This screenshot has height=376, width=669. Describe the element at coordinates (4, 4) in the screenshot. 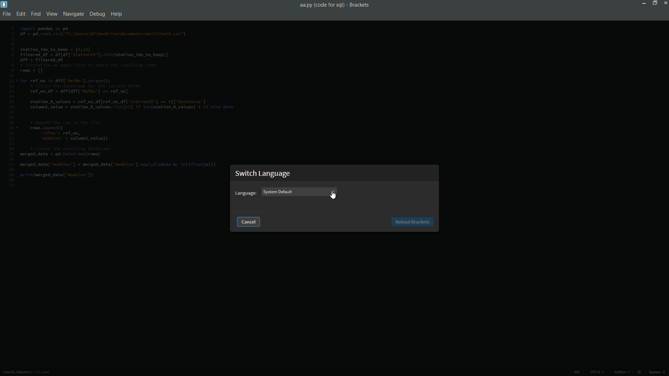

I see `app icon` at that location.